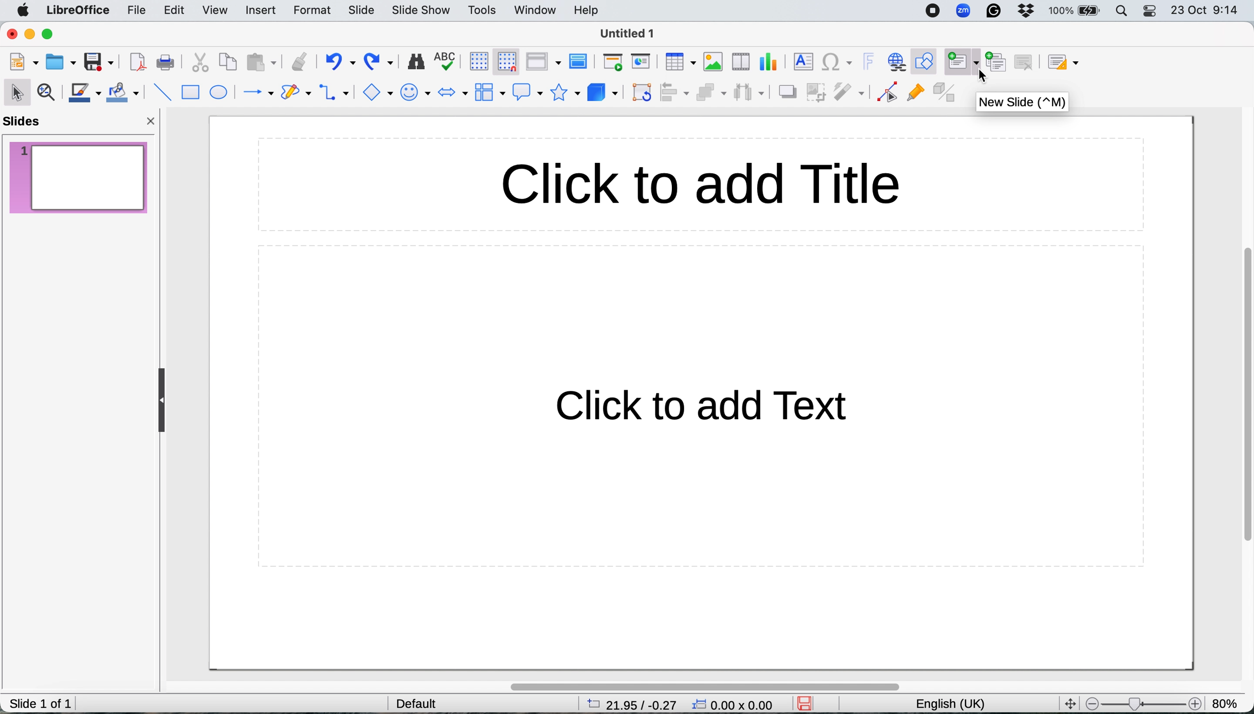  I want to click on slide layout, so click(1063, 62).